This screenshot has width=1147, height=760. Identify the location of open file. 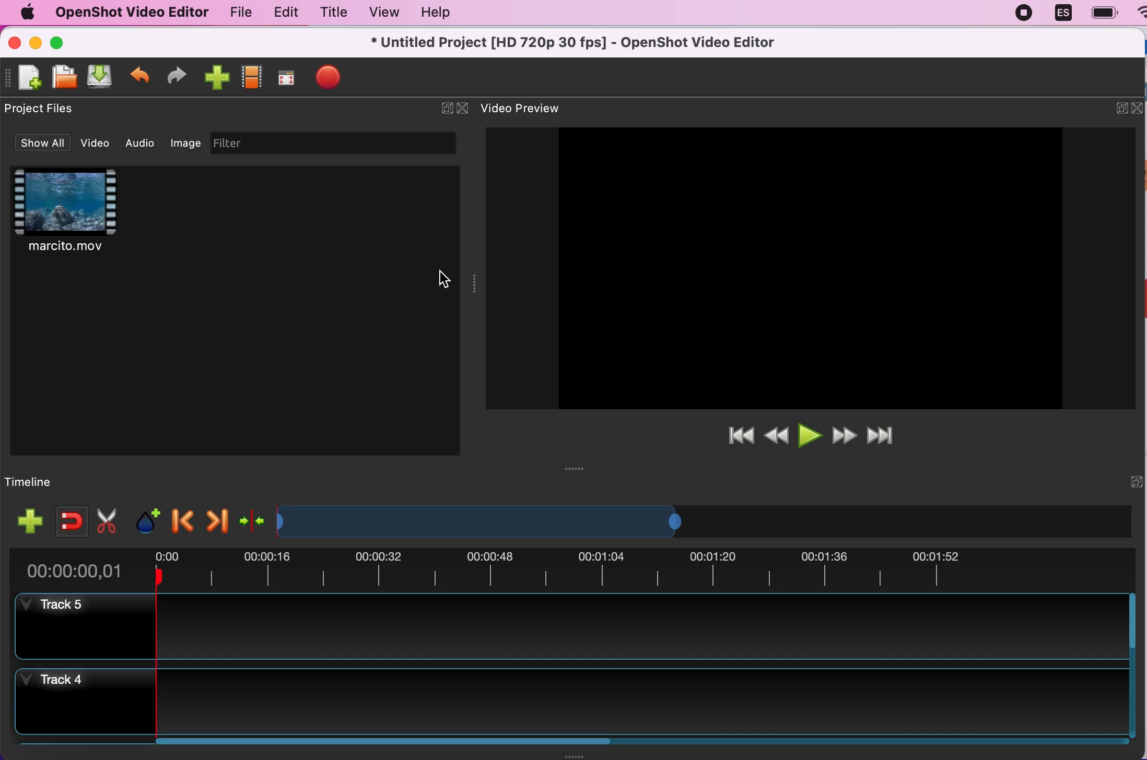
(65, 77).